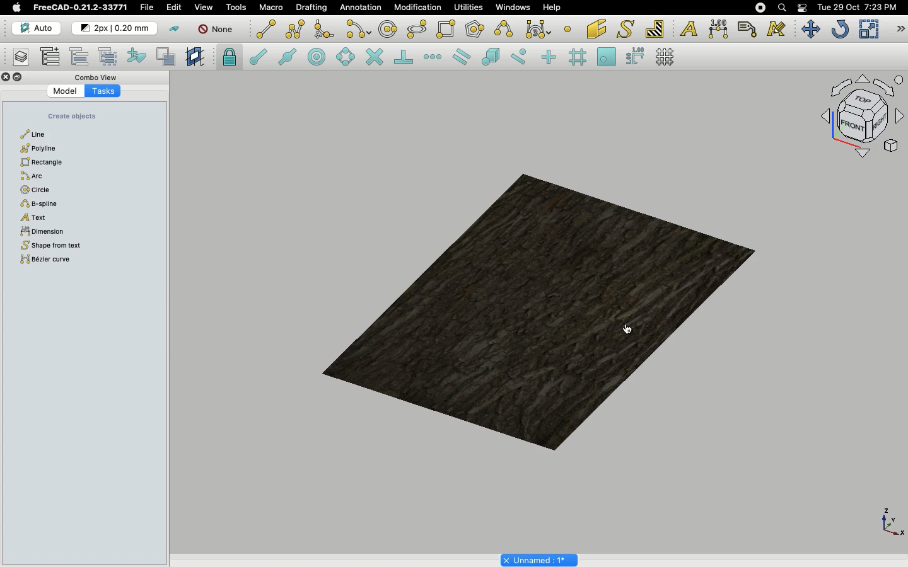 The width and height of the screenshot is (908, 567). Describe the element at coordinates (44, 259) in the screenshot. I see `Bézier curve` at that location.